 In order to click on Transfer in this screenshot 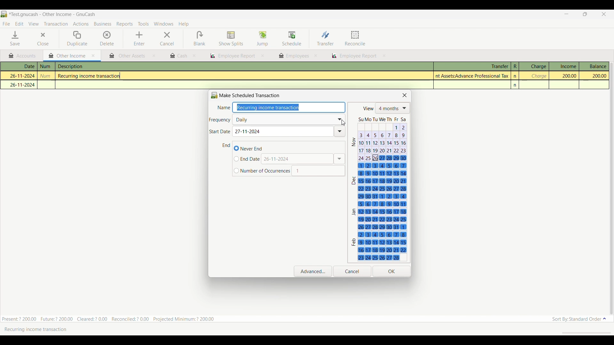, I will do `click(325, 38)`.